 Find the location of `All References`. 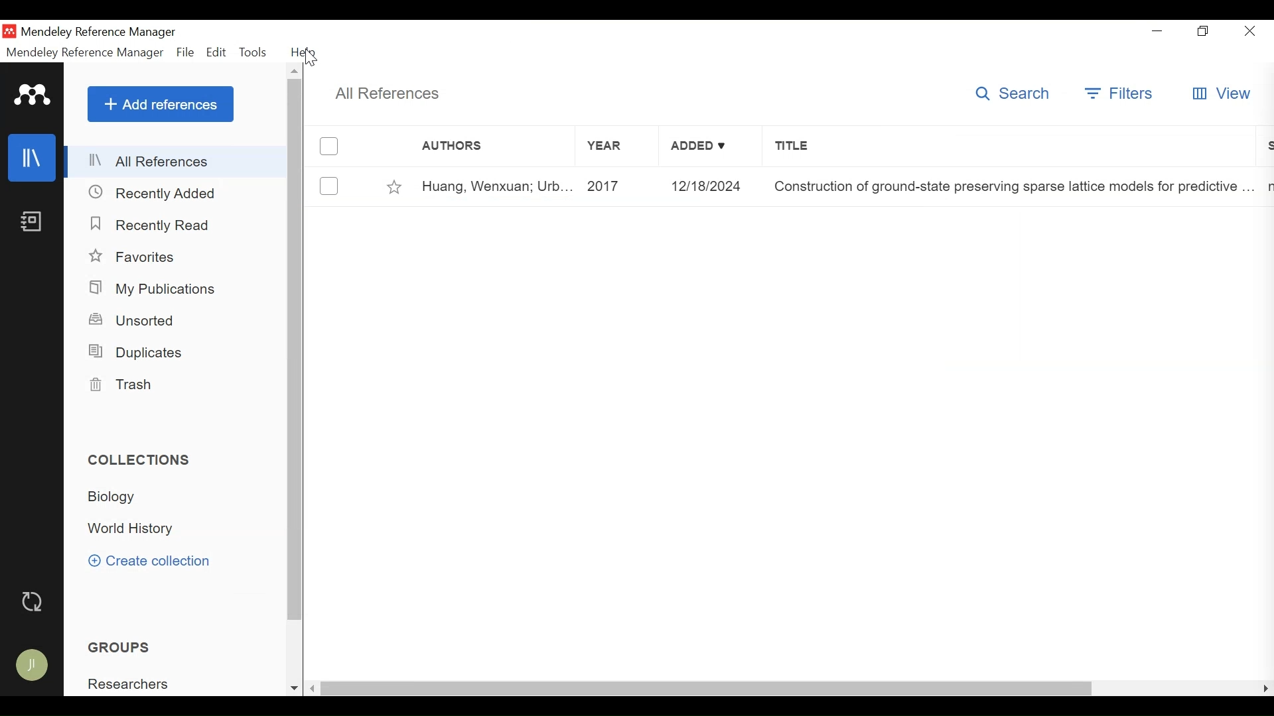

All References is located at coordinates (388, 93).